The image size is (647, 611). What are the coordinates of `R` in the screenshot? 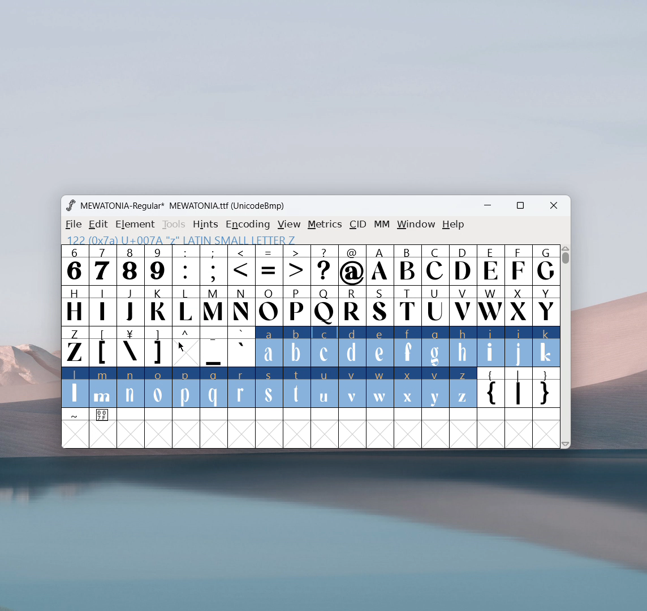 It's located at (352, 307).